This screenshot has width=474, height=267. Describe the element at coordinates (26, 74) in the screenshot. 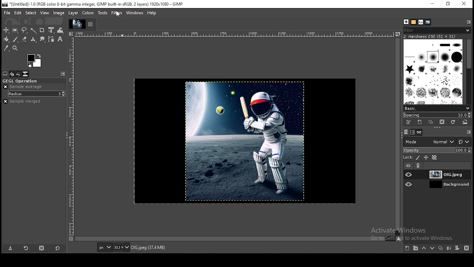

I see `images` at that location.